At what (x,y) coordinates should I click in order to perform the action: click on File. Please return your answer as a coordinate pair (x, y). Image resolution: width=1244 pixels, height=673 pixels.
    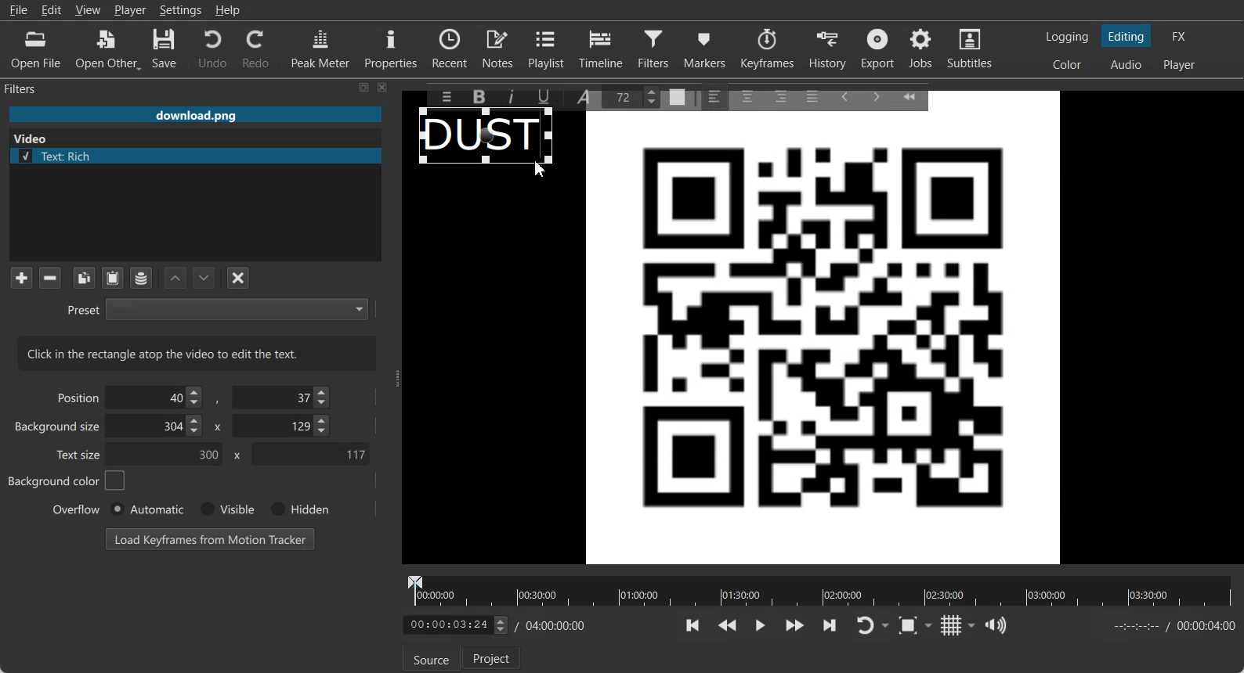
    Looking at the image, I should click on (18, 10).